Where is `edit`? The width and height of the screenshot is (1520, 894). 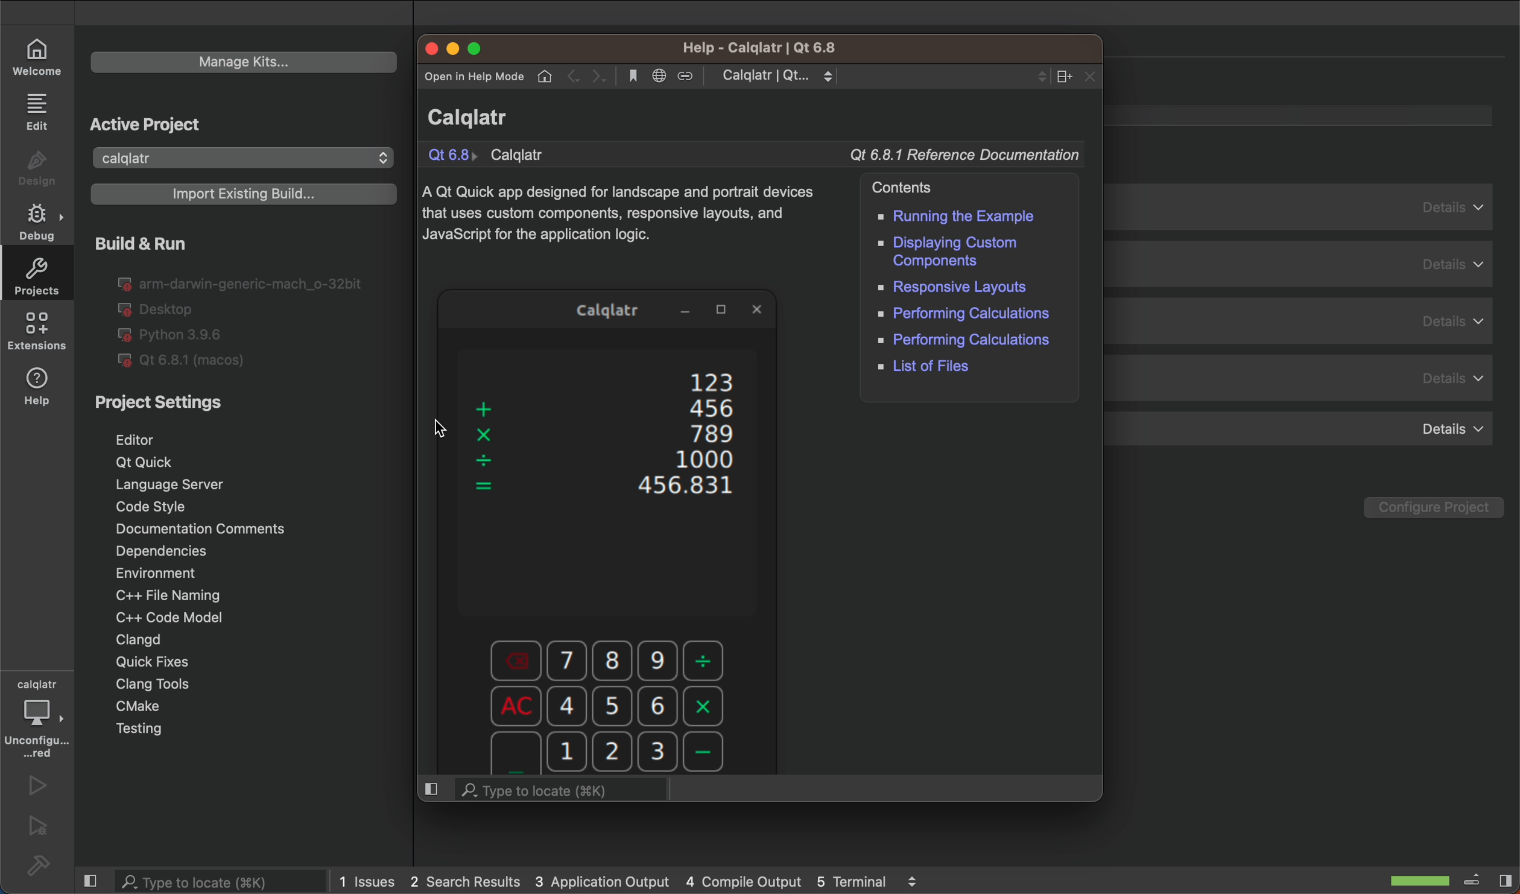 edit is located at coordinates (37, 111).